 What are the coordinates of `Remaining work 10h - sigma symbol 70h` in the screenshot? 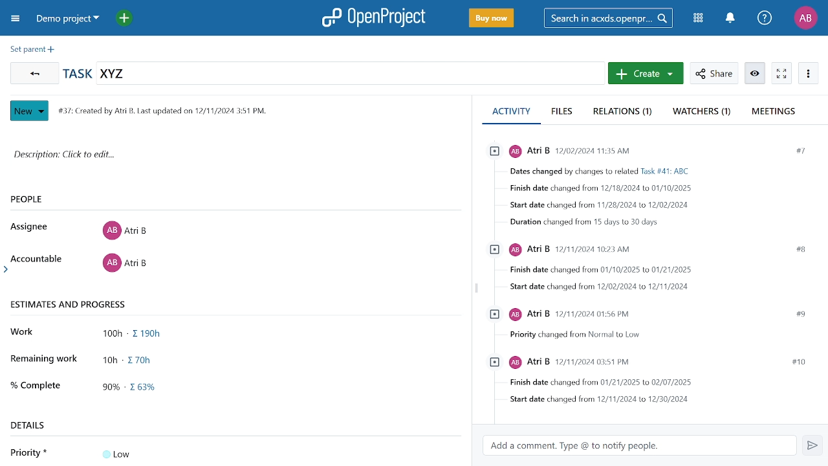 It's located at (98, 361).